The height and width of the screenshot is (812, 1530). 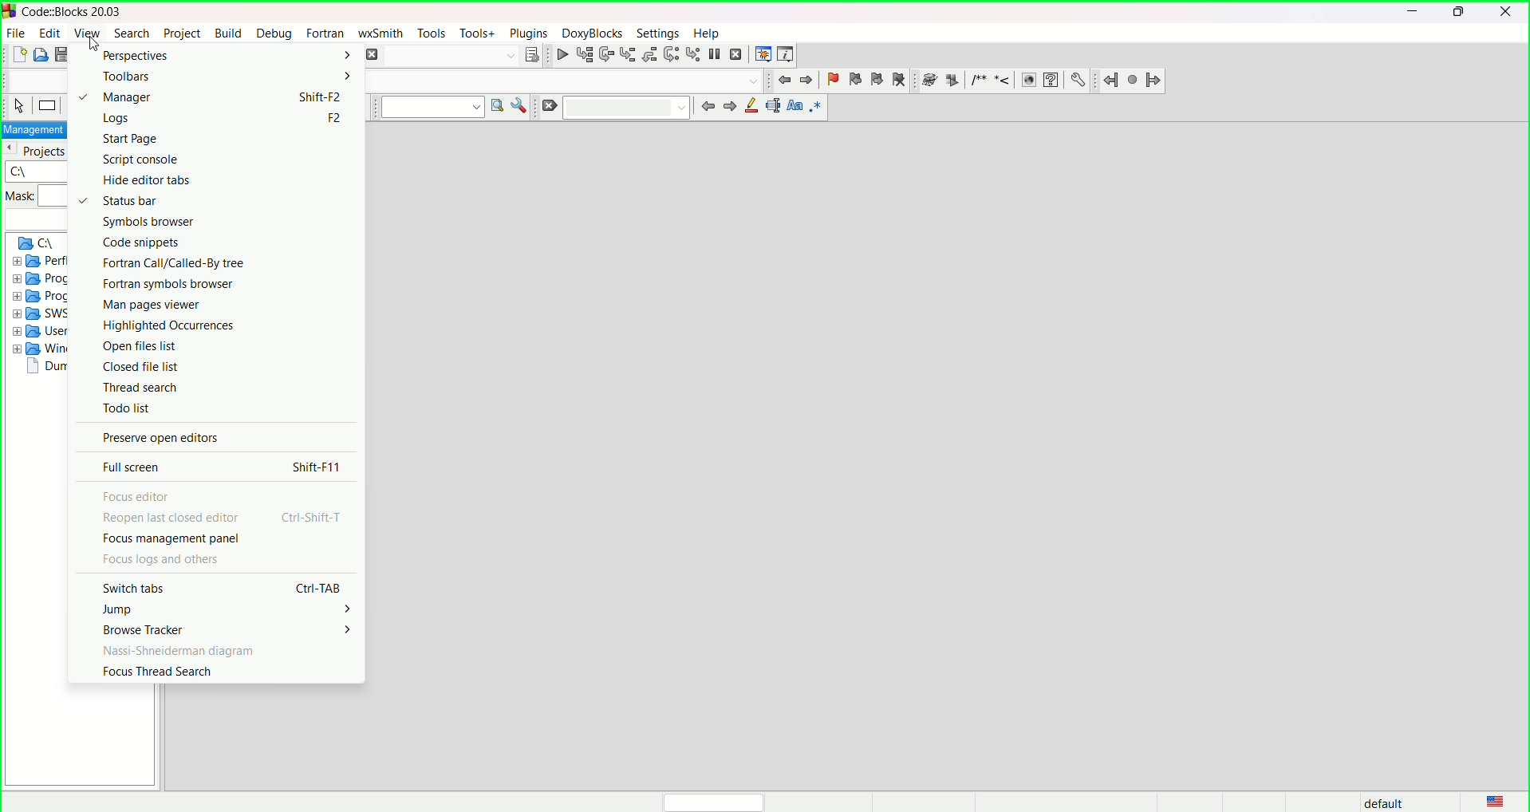 What do you see at coordinates (137, 496) in the screenshot?
I see `focus editor` at bounding box center [137, 496].